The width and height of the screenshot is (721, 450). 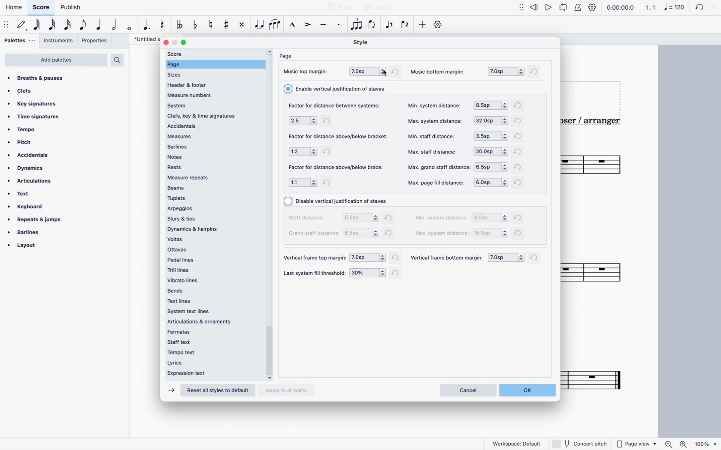 I want to click on factor for distance between systems, so click(x=338, y=104).